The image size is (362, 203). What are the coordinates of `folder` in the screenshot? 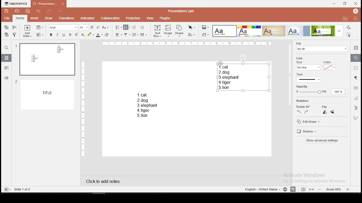 It's located at (345, 18).